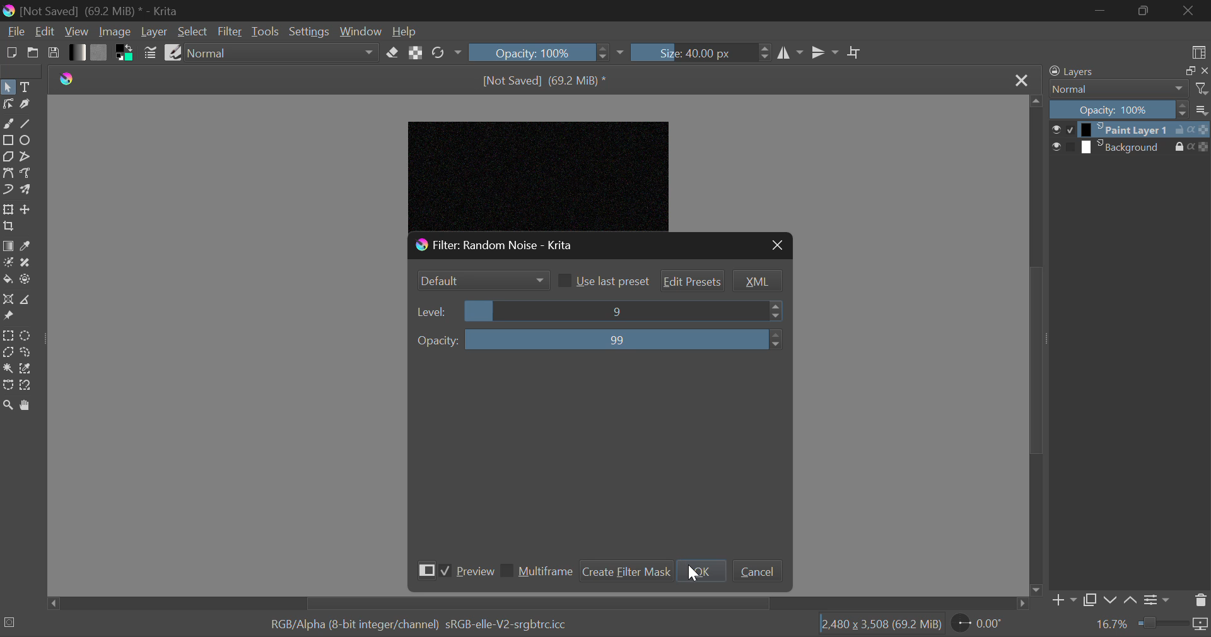 The image size is (1211, 637). Describe the element at coordinates (8, 88) in the screenshot. I see `Select` at that location.